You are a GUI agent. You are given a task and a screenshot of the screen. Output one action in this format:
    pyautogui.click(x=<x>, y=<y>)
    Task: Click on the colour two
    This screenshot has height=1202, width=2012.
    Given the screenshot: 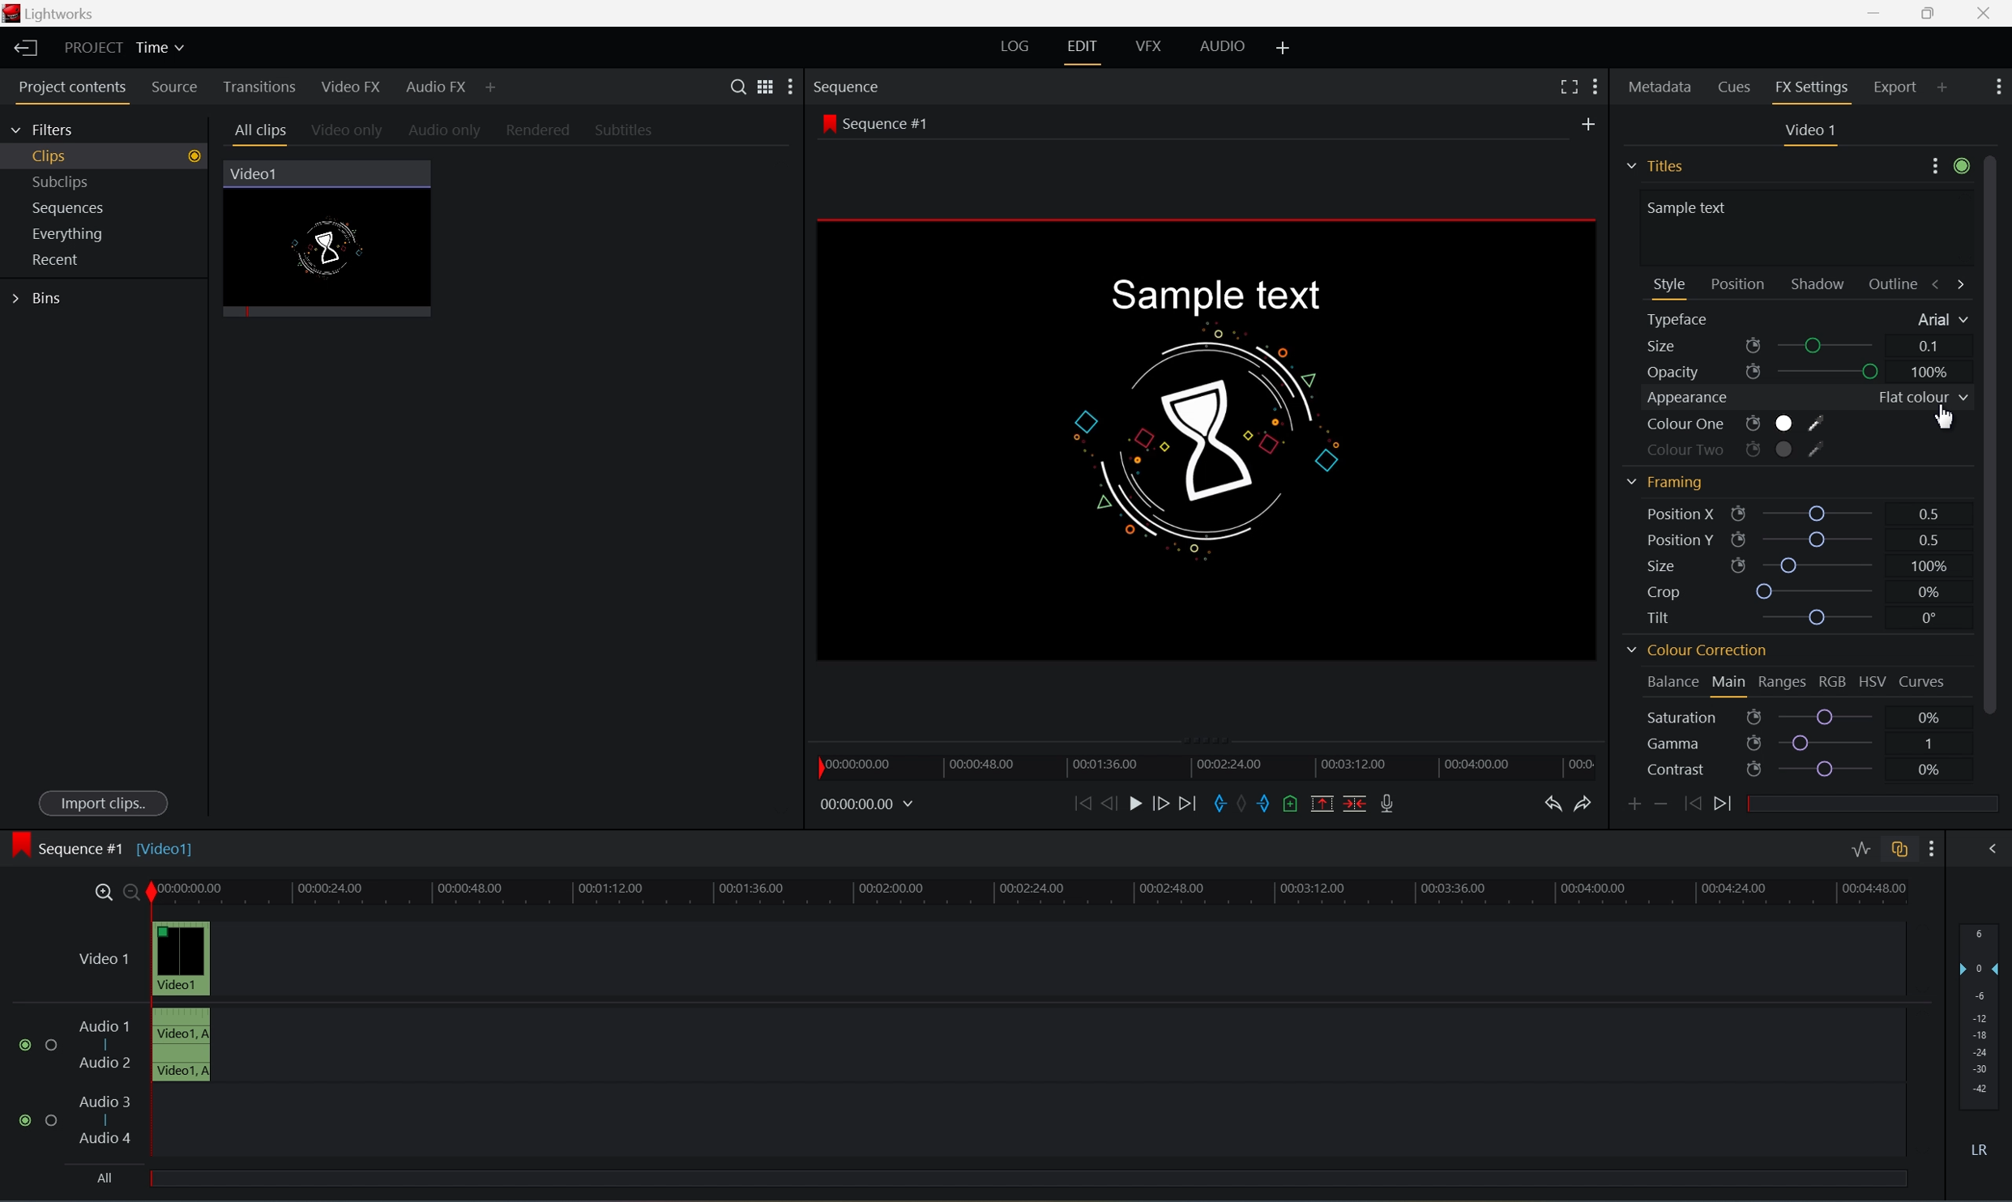 What is the action you would take?
    pyautogui.click(x=1731, y=449)
    